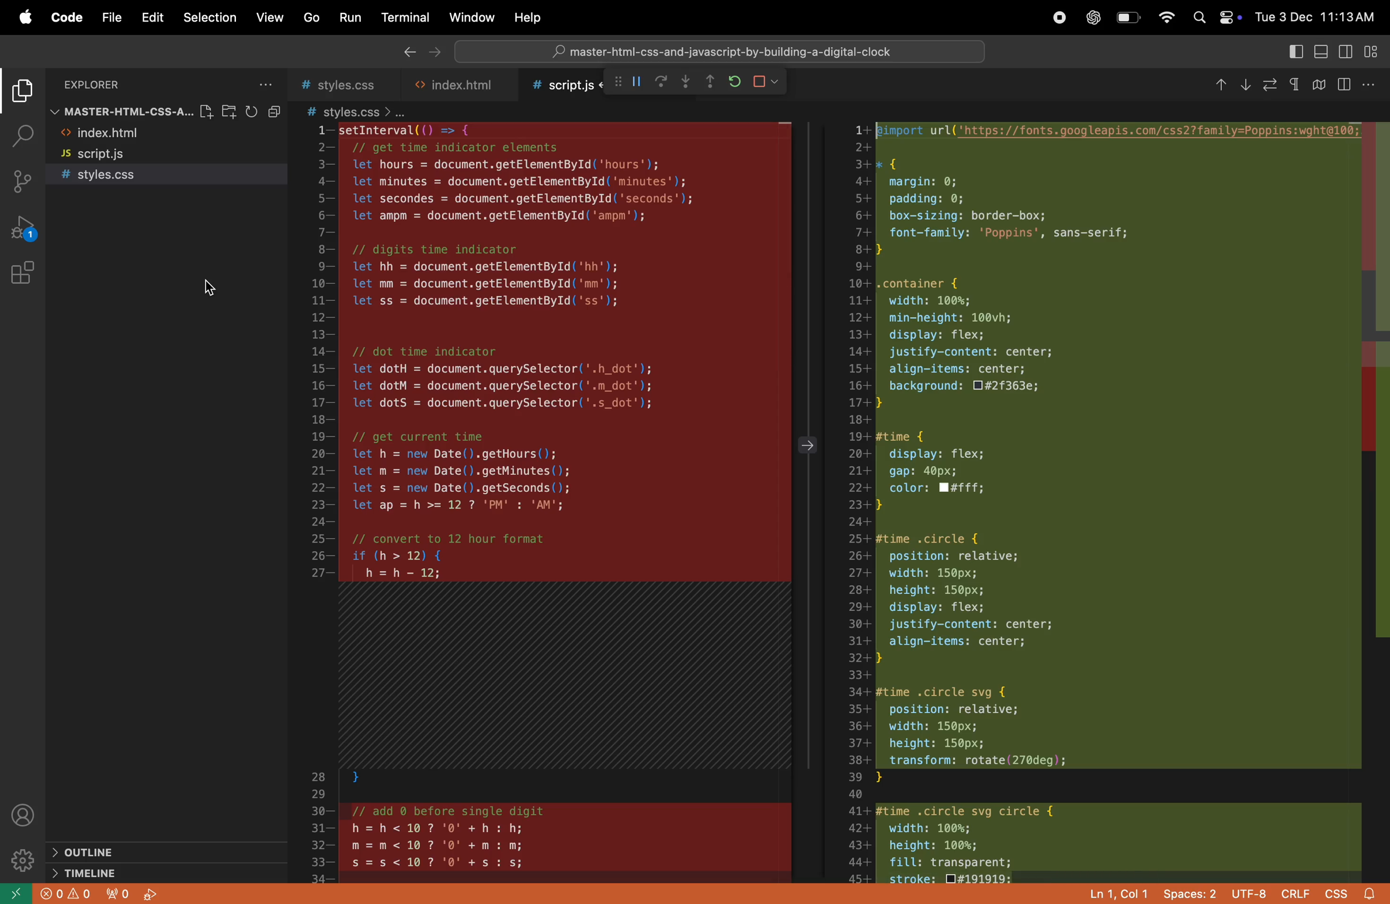 The height and width of the screenshot is (904, 1390). I want to click on search, so click(19, 136).